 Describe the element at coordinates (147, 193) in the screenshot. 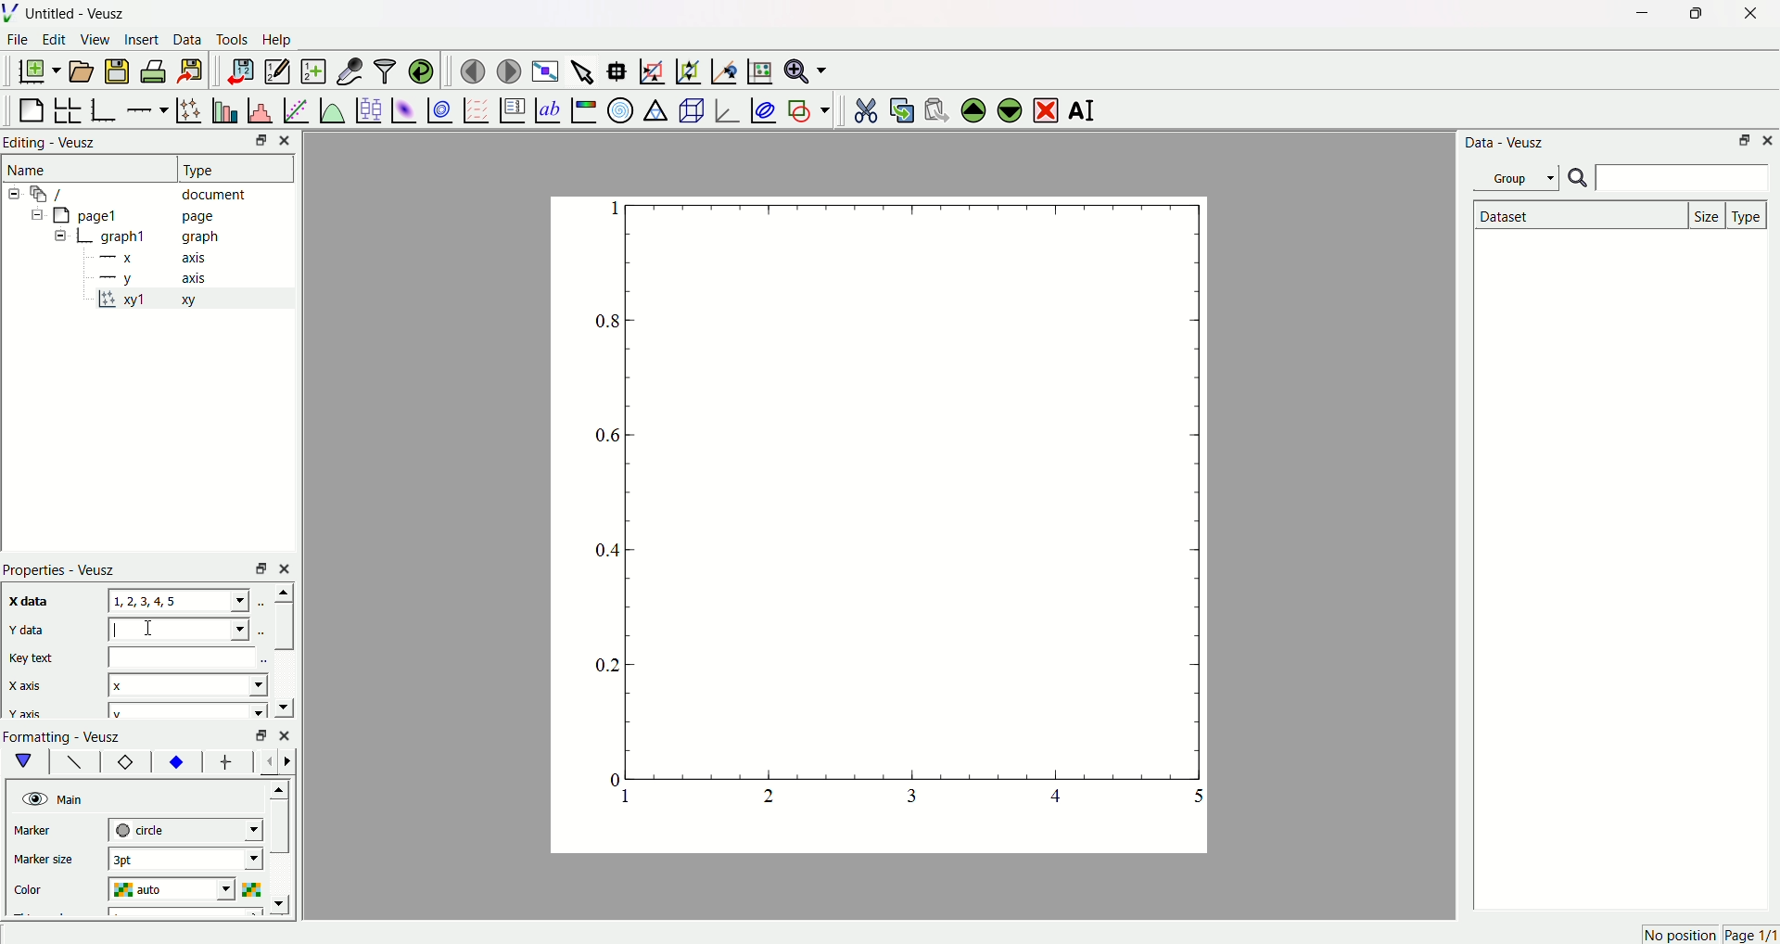

I see `“document` at that location.